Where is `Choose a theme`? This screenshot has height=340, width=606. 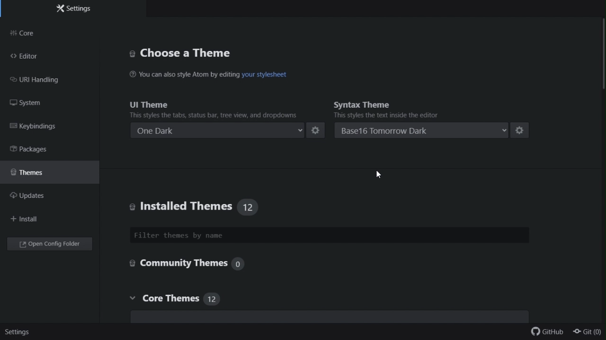
Choose a theme is located at coordinates (186, 54).